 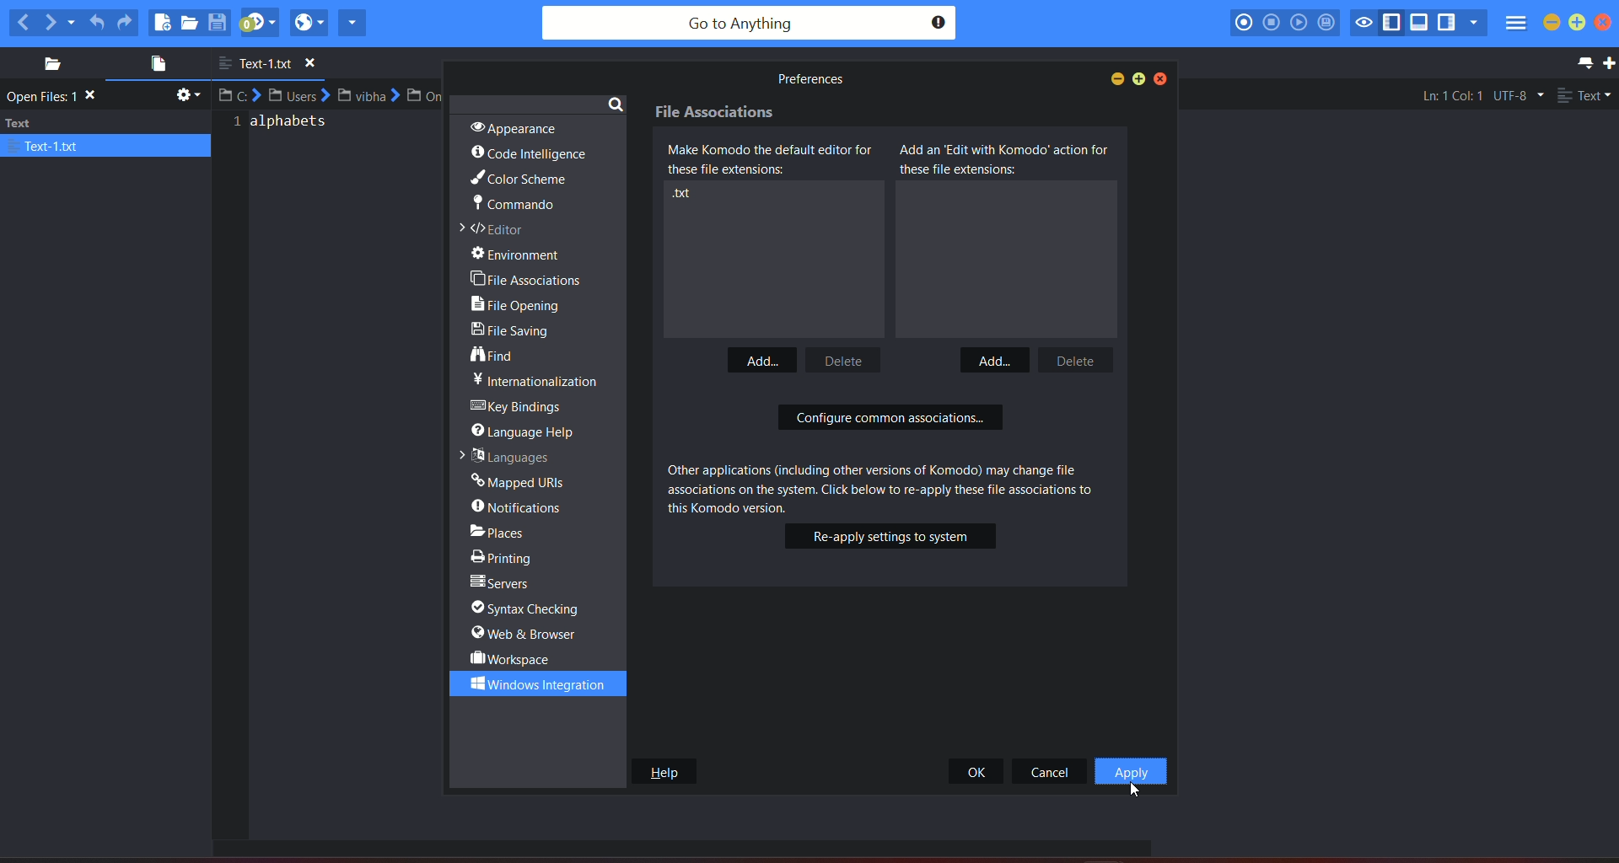 I want to click on int, so click(x=685, y=194).